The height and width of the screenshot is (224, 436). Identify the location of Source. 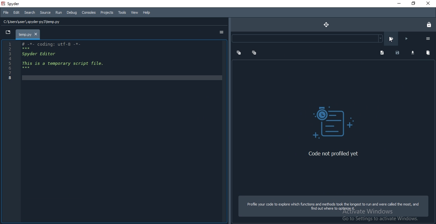
(45, 13).